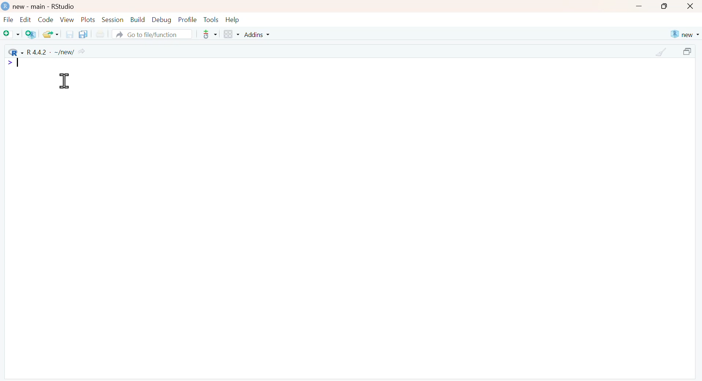 The width and height of the screenshot is (702, 381). I want to click on Debug, so click(161, 19).